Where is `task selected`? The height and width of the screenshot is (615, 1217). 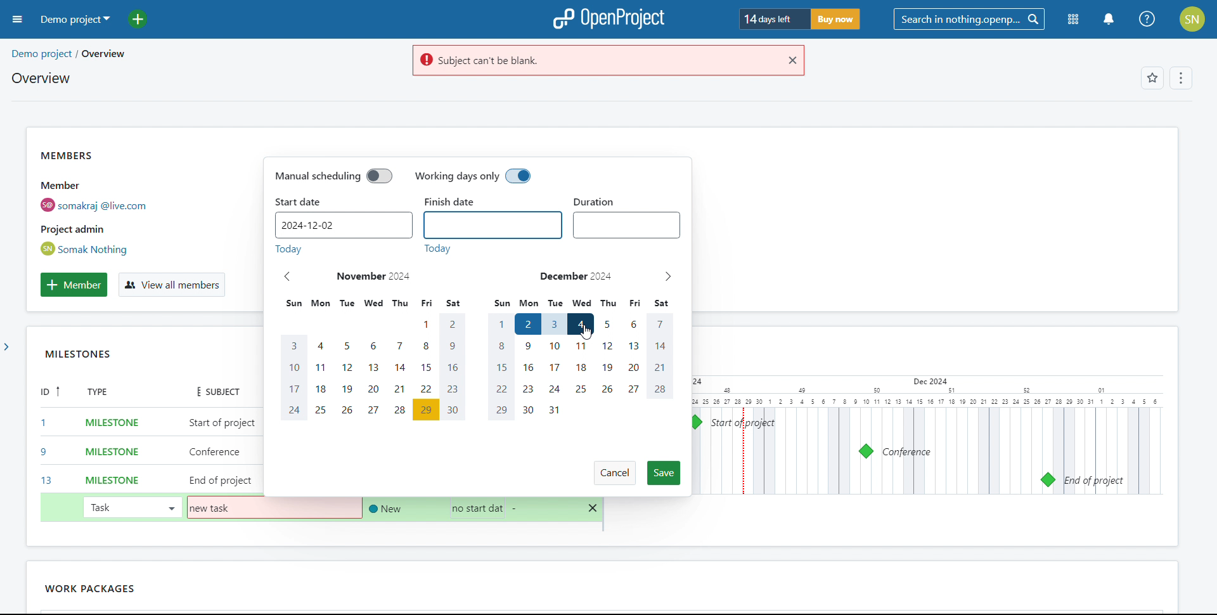 task selected is located at coordinates (131, 507).